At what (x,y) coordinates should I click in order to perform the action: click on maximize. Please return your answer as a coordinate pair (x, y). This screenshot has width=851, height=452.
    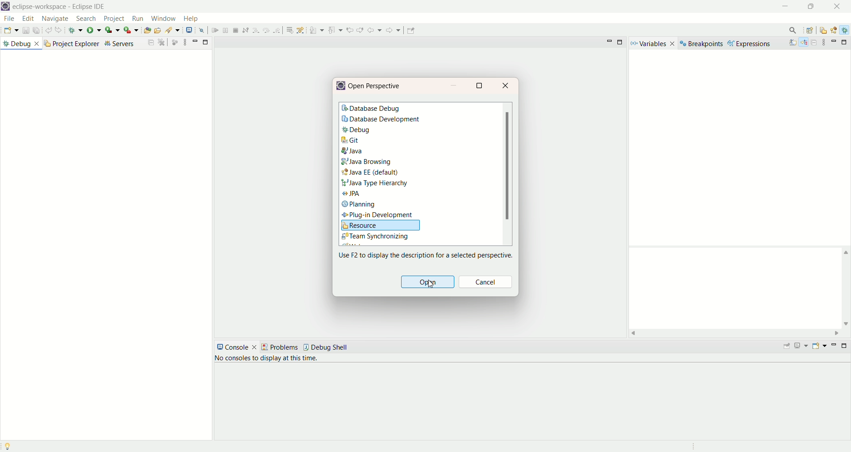
    Looking at the image, I should click on (163, 41).